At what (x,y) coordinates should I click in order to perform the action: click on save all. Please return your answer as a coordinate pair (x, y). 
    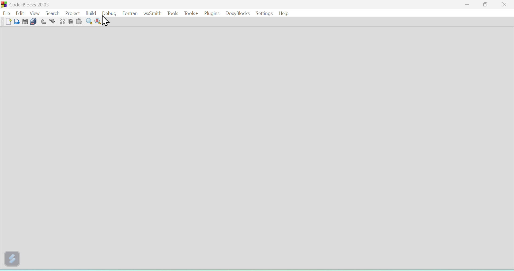
    Looking at the image, I should click on (33, 22).